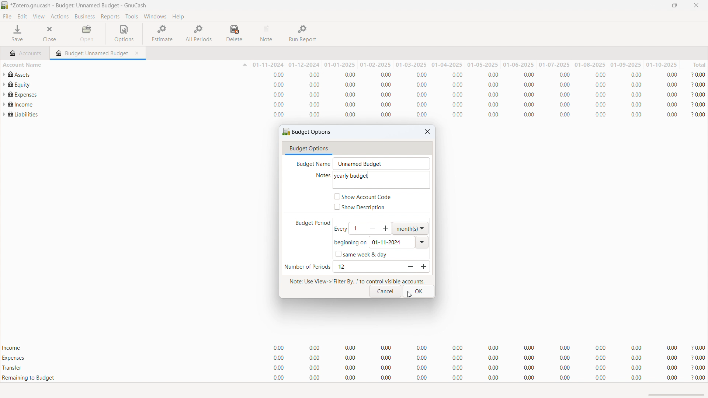 Image resolution: width=708 pixels, height=398 pixels. What do you see at coordinates (410, 228) in the screenshot?
I see `select duration` at bounding box center [410, 228].